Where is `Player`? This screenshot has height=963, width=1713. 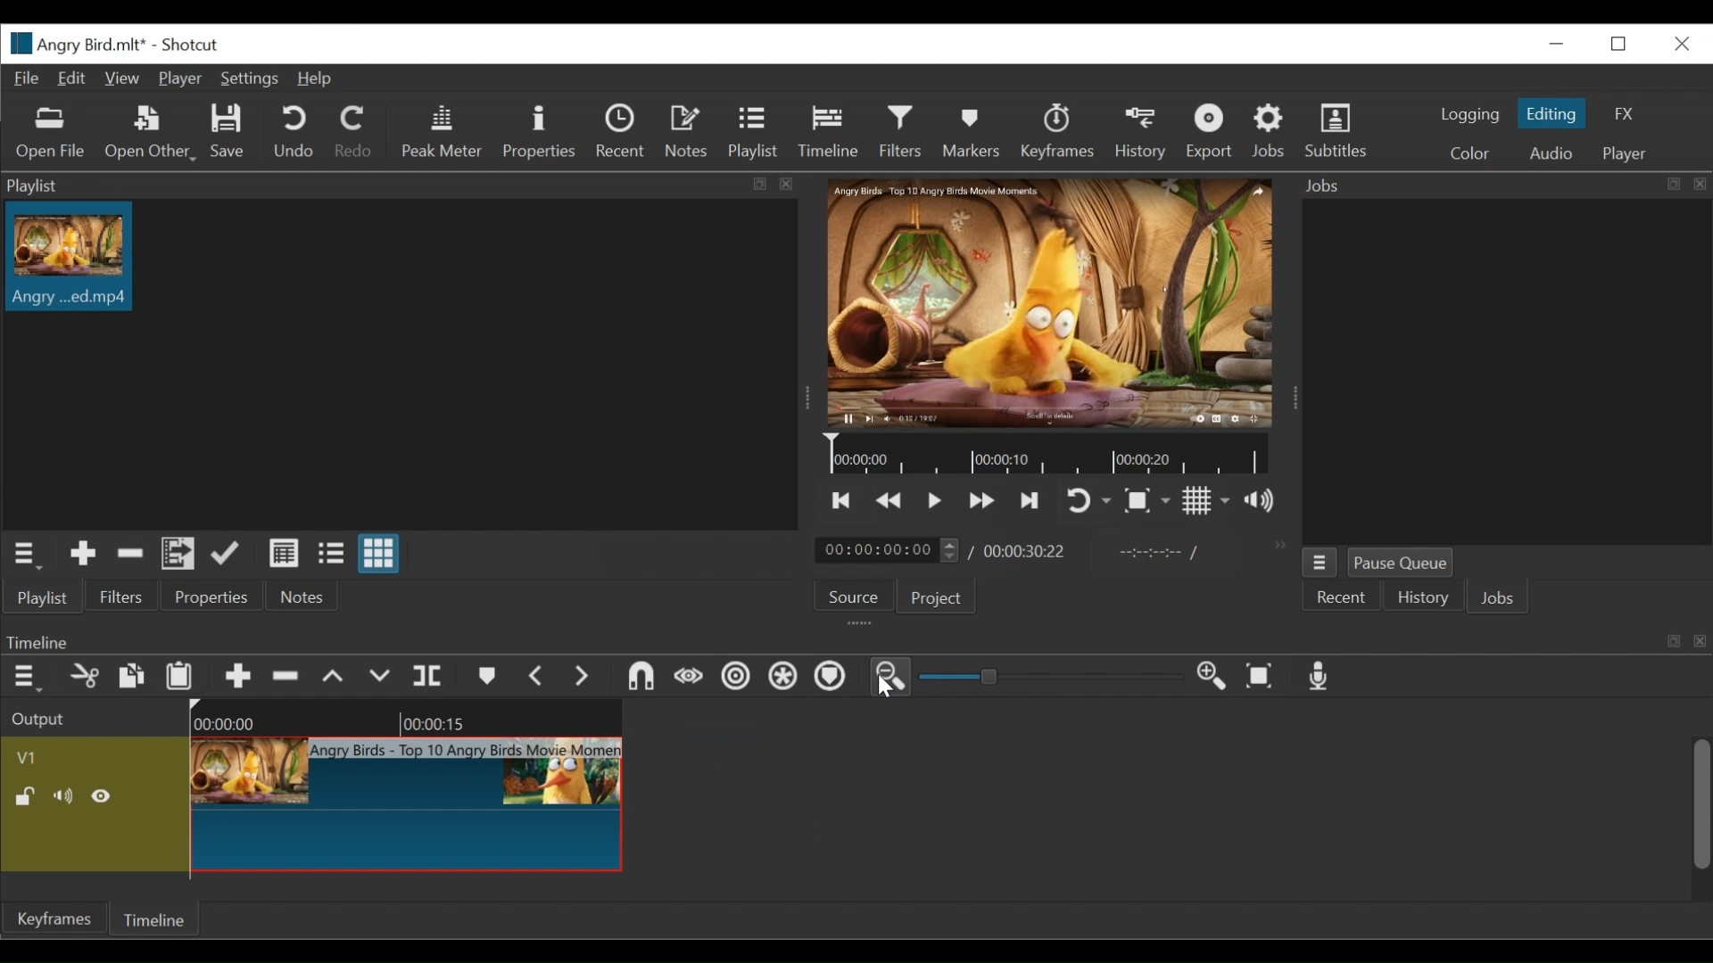
Player is located at coordinates (180, 78).